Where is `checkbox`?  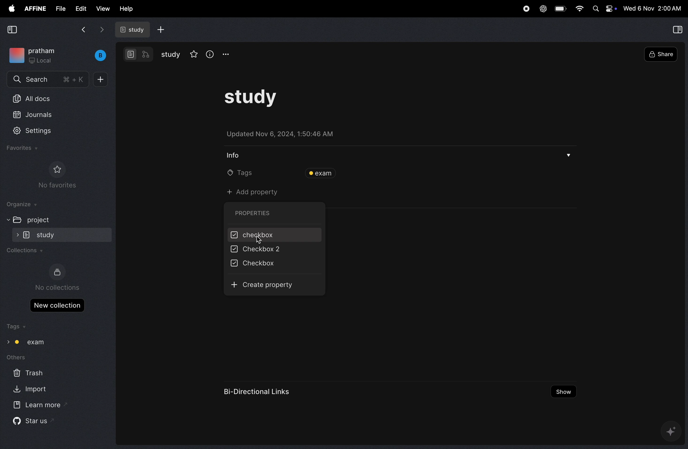 checkbox is located at coordinates (271, 249).